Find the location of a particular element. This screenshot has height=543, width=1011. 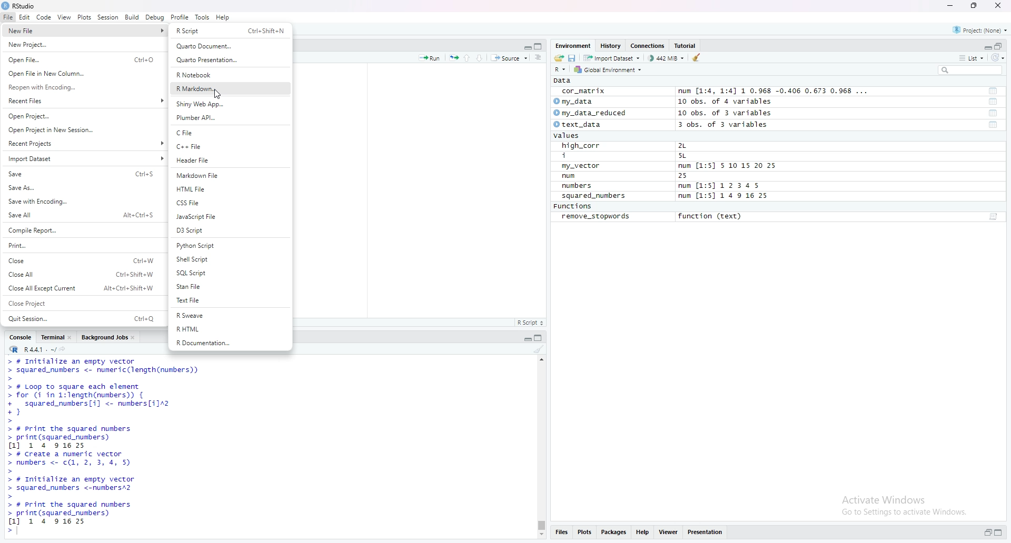

JavaScript File is located at coordinates (227, 217).